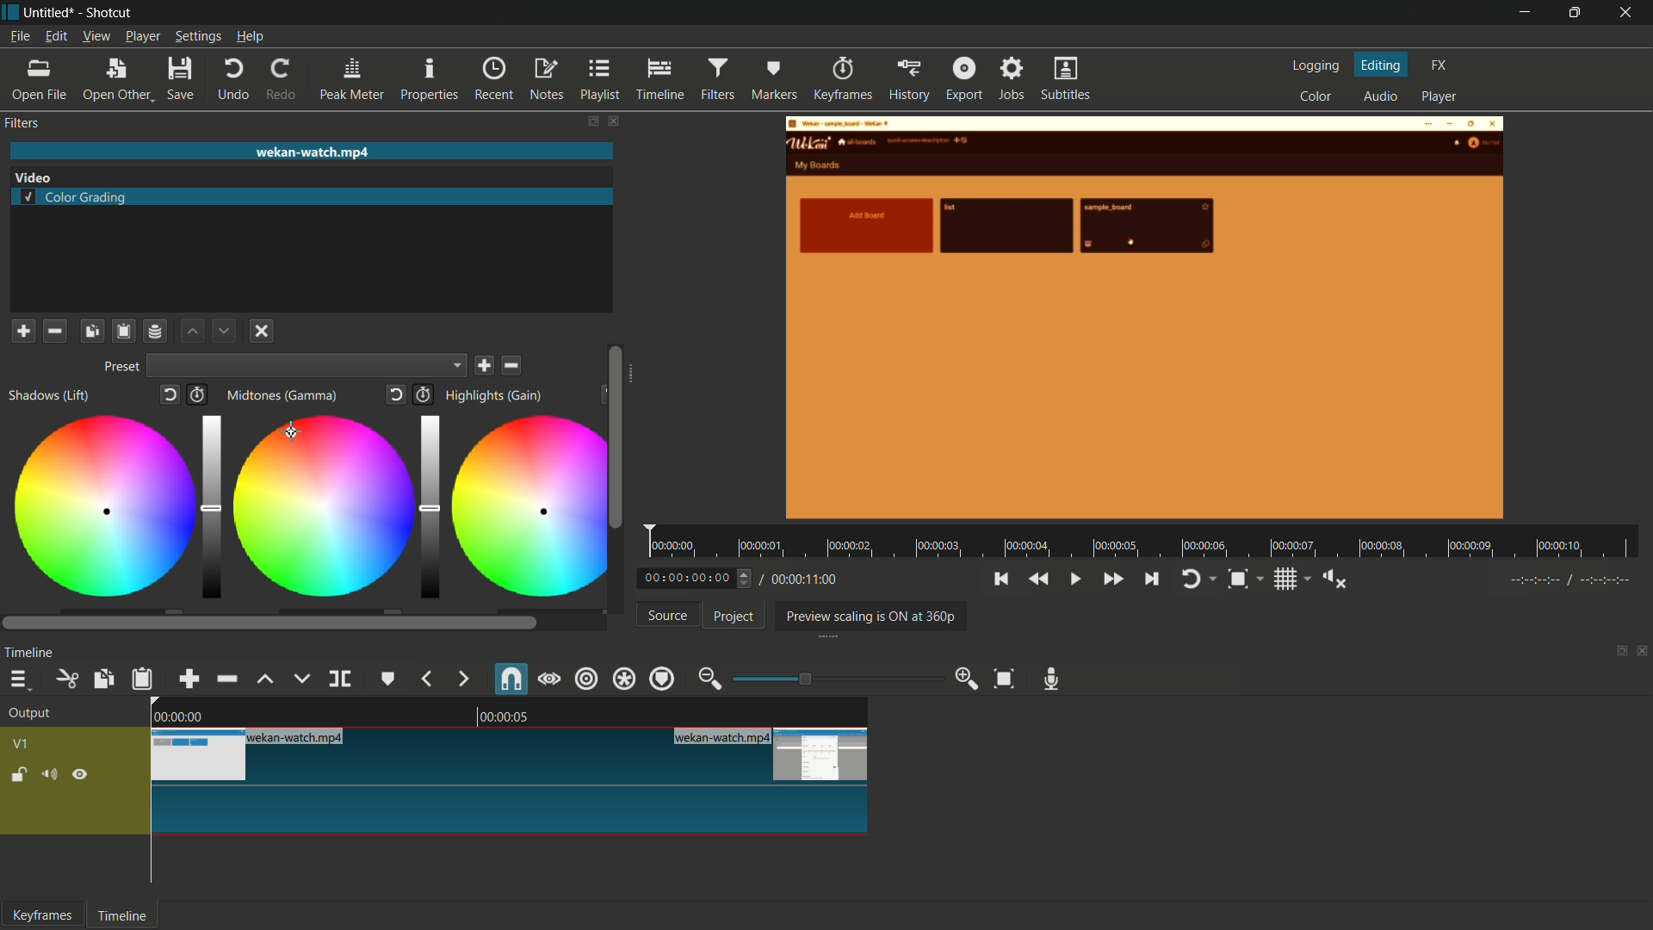 This screenshot has width=1653, height=930. Describe the element at coordinates (22, 744) in the screenshot. I see `v1` at that location.